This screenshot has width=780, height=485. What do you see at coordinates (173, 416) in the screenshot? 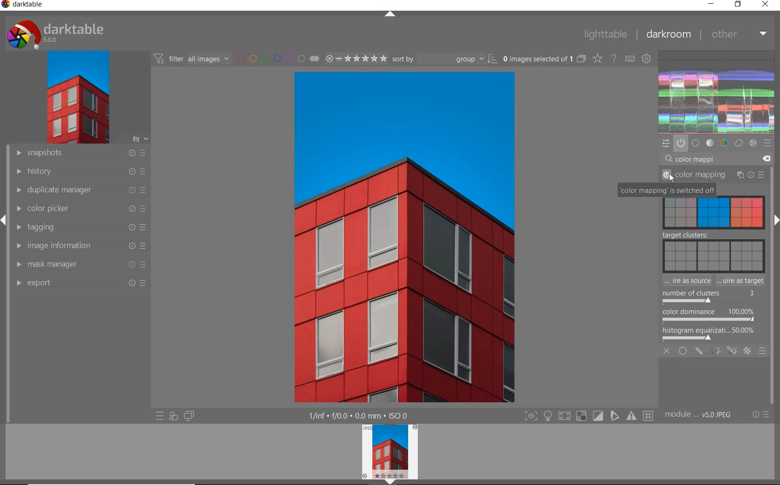
I see `quick access for applying any of your style` at bounding box center [173, 416].